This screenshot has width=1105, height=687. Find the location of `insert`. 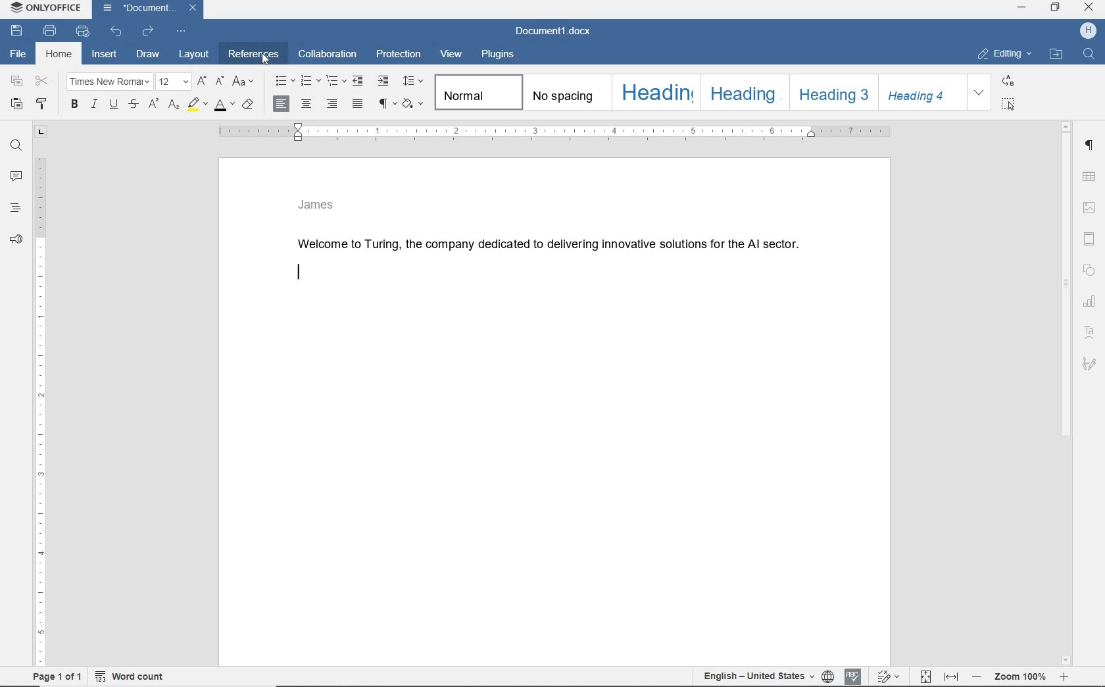

insert is located at coordinates (105, 55).